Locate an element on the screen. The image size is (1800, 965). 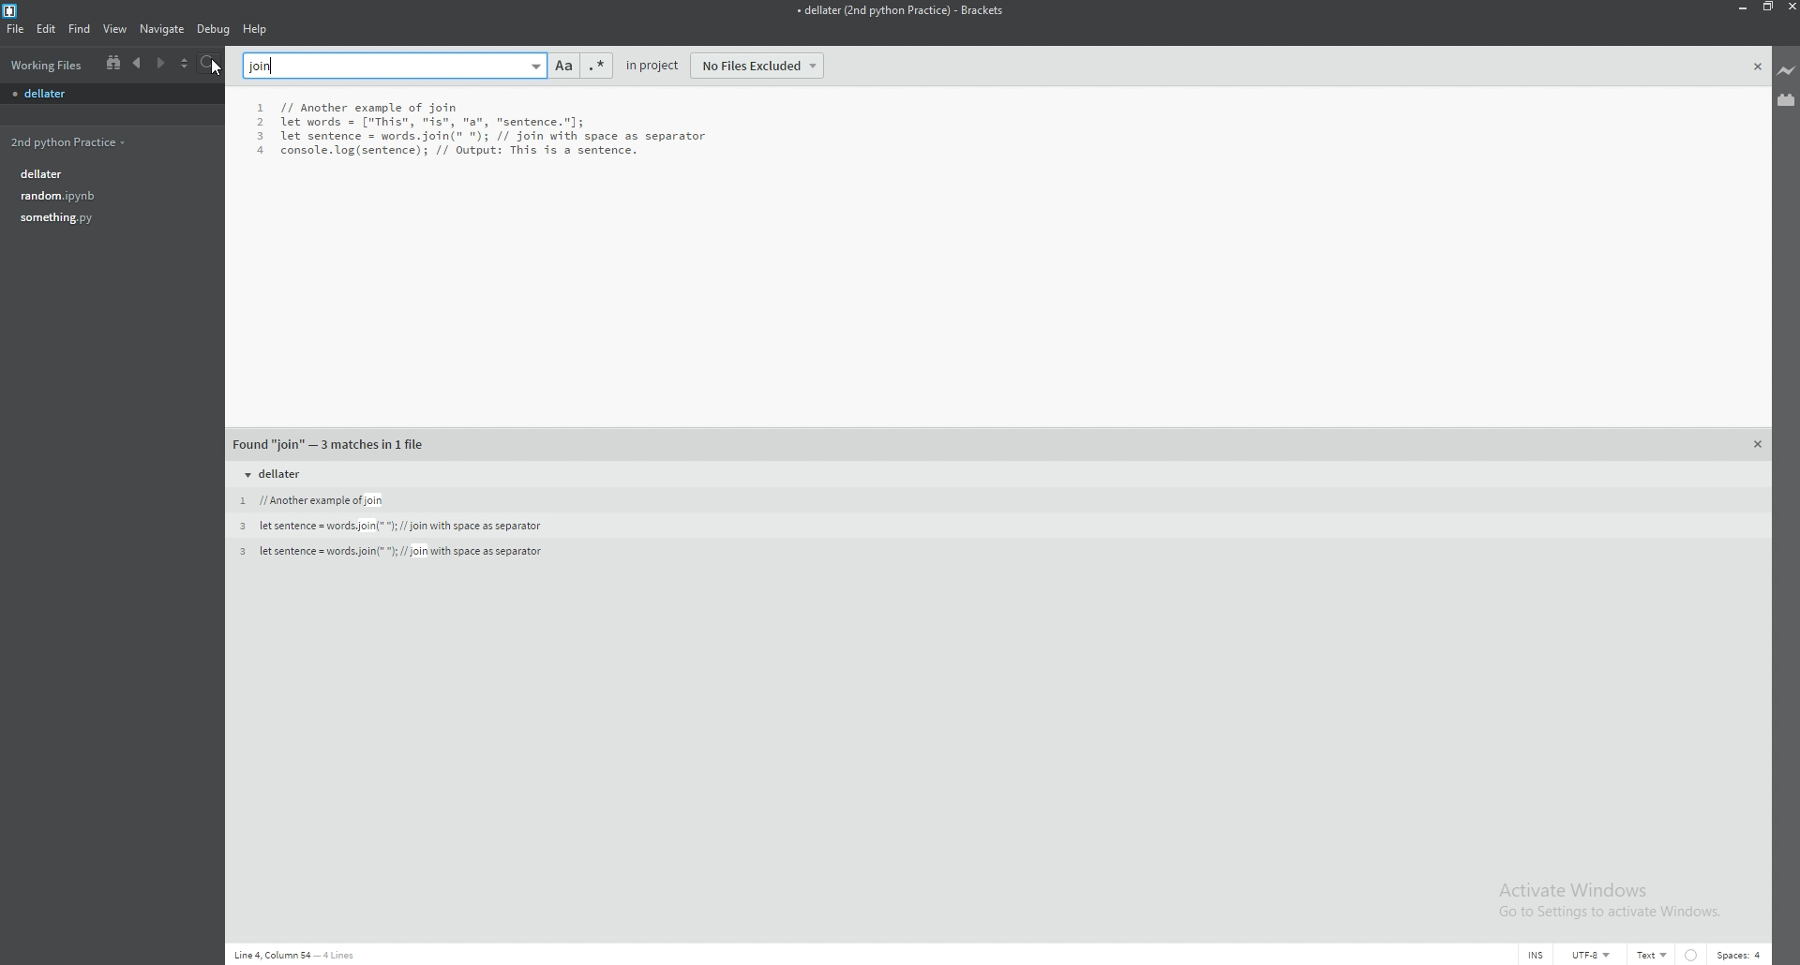
bracket is located at coordinates (13, 10).